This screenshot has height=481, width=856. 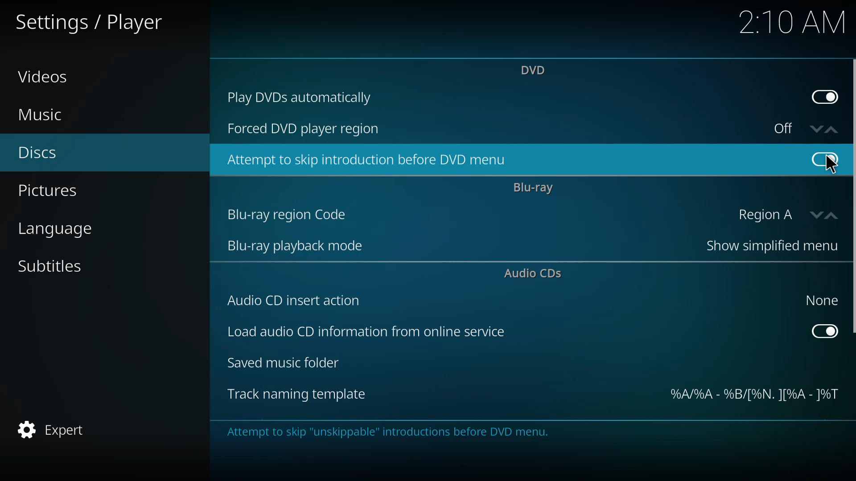 What do you see at coordinates (825, 159) in the screenshot?
I see `enabled` at bounding box center [825, 159].